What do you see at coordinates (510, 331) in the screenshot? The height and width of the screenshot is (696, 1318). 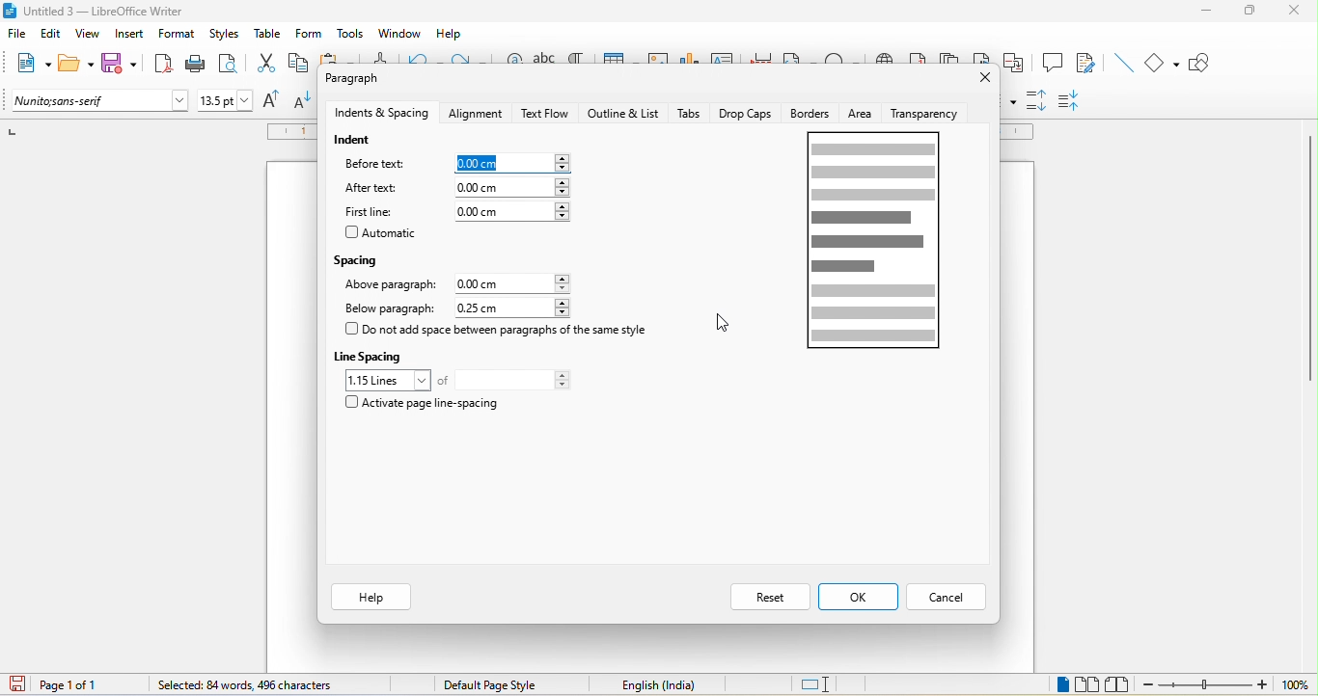 I see `do not add space between paragraph of the same style` at bounding box center [510, 331].